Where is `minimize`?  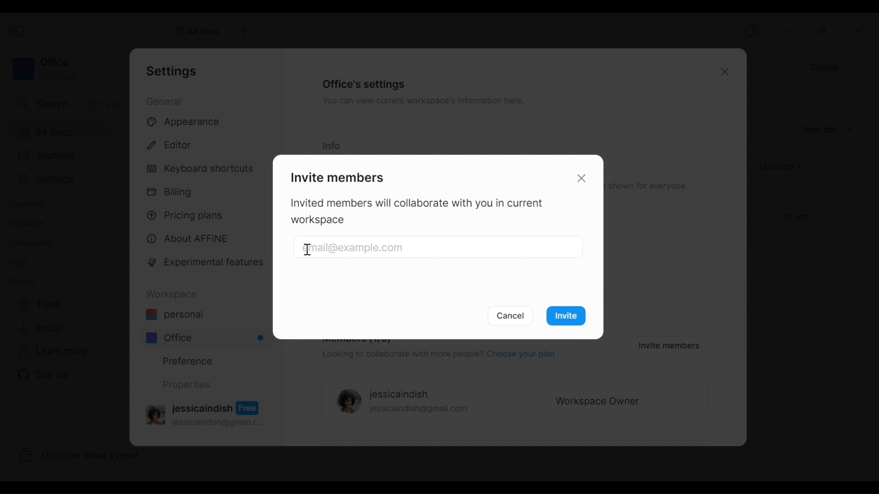 minimize is located at coordinates (789, 31).